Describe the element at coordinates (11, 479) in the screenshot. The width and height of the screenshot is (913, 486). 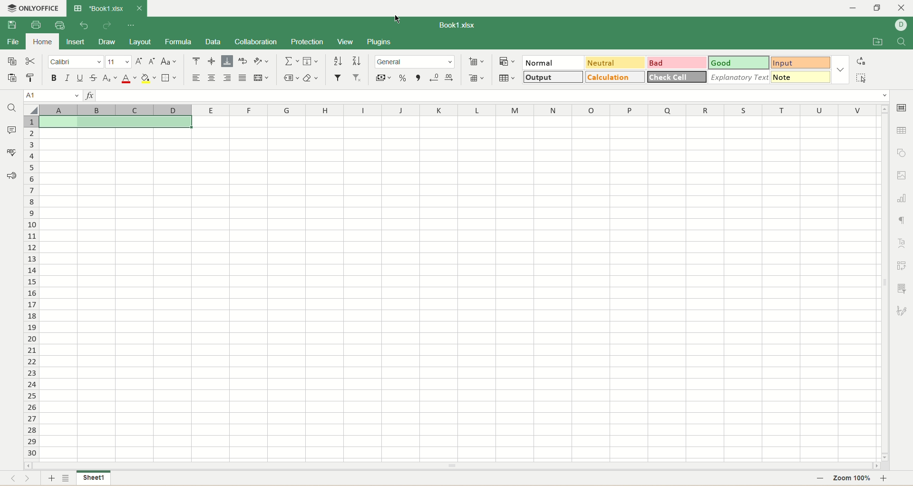
I see `previous` at that location.